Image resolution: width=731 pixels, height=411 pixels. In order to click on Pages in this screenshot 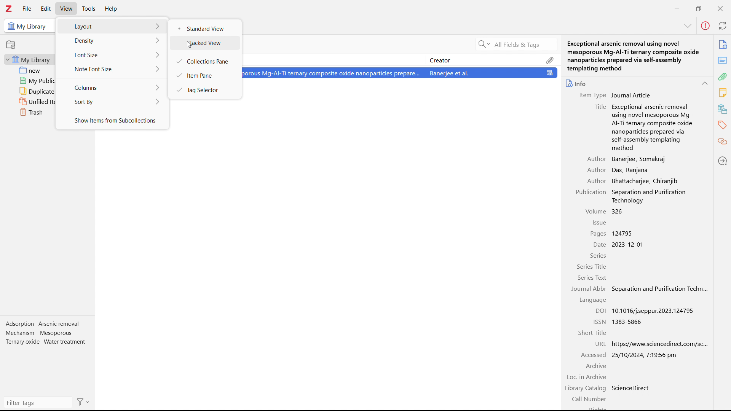, I will do `click(598, 234)`.